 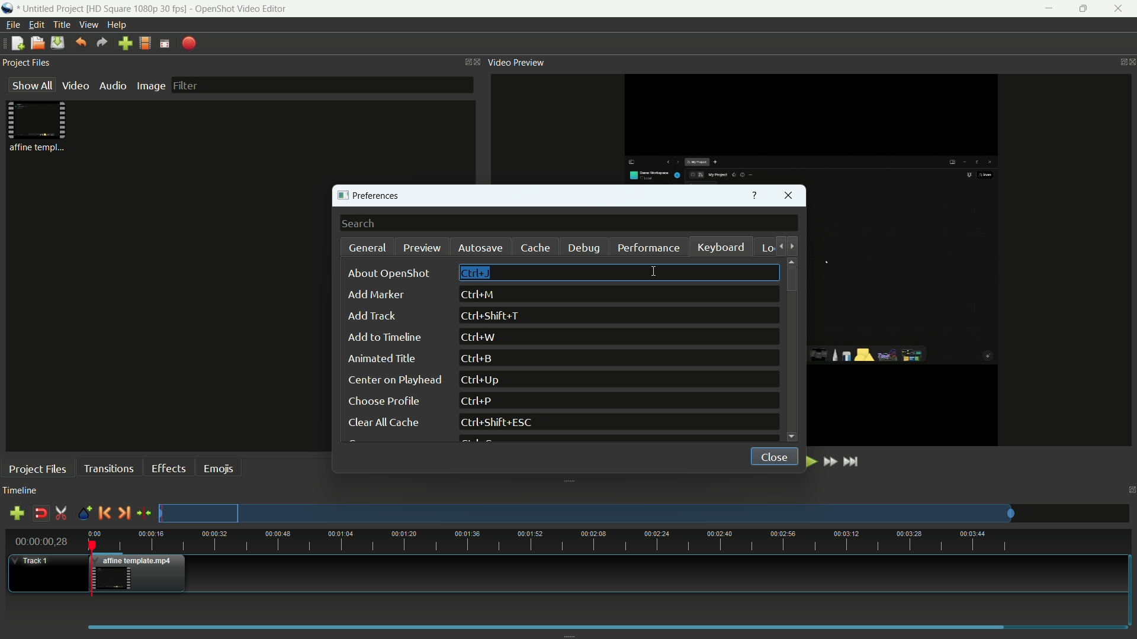 I want to click on create marker, so click(x=82, y=514).